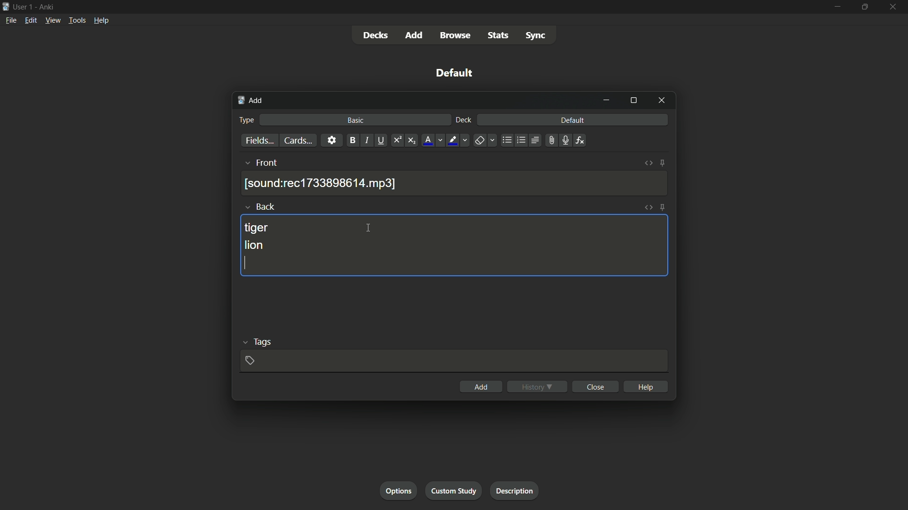 This screenshot has width=908, height=510. I want to click on font color, so click(427, 140).